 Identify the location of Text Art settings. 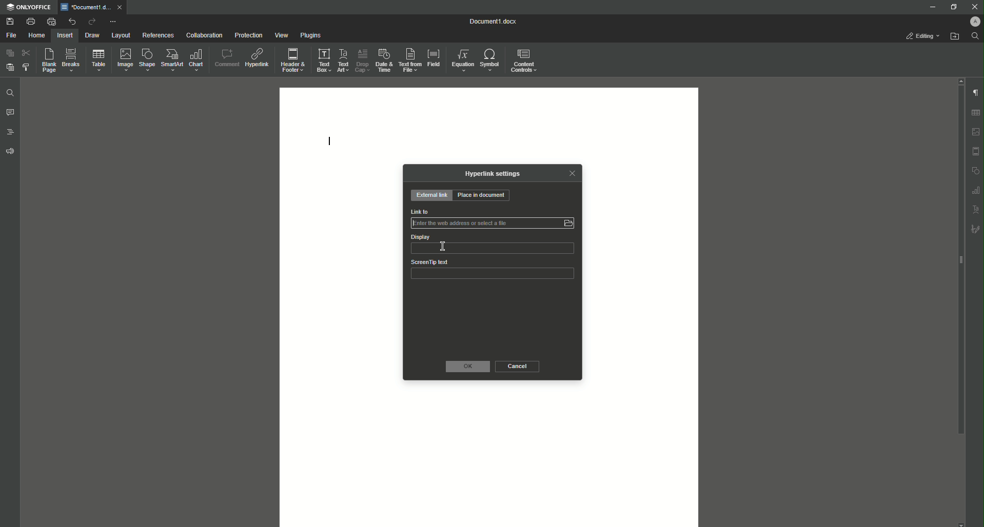
(976, 210).